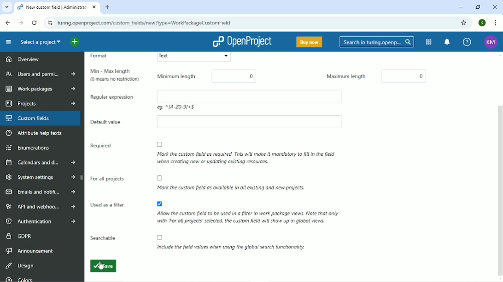 The height and width of the screenshot is (282, 503). What do you see at coordinates (495, 7) in the screenshot?
I see `Close` at bounding box center [495, 7].